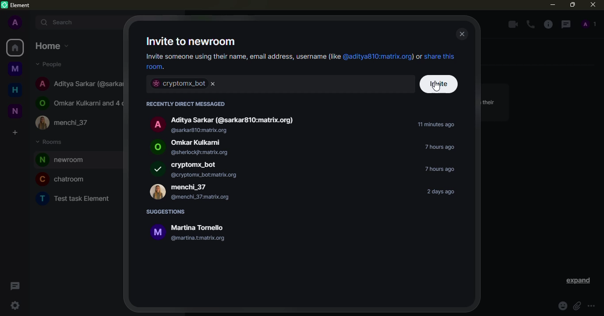 This screenshot has height=316, width=604. What do you see at coordinates (530, 24) in the screenshot?
I see `voice call` at bounding box center [530, 24].